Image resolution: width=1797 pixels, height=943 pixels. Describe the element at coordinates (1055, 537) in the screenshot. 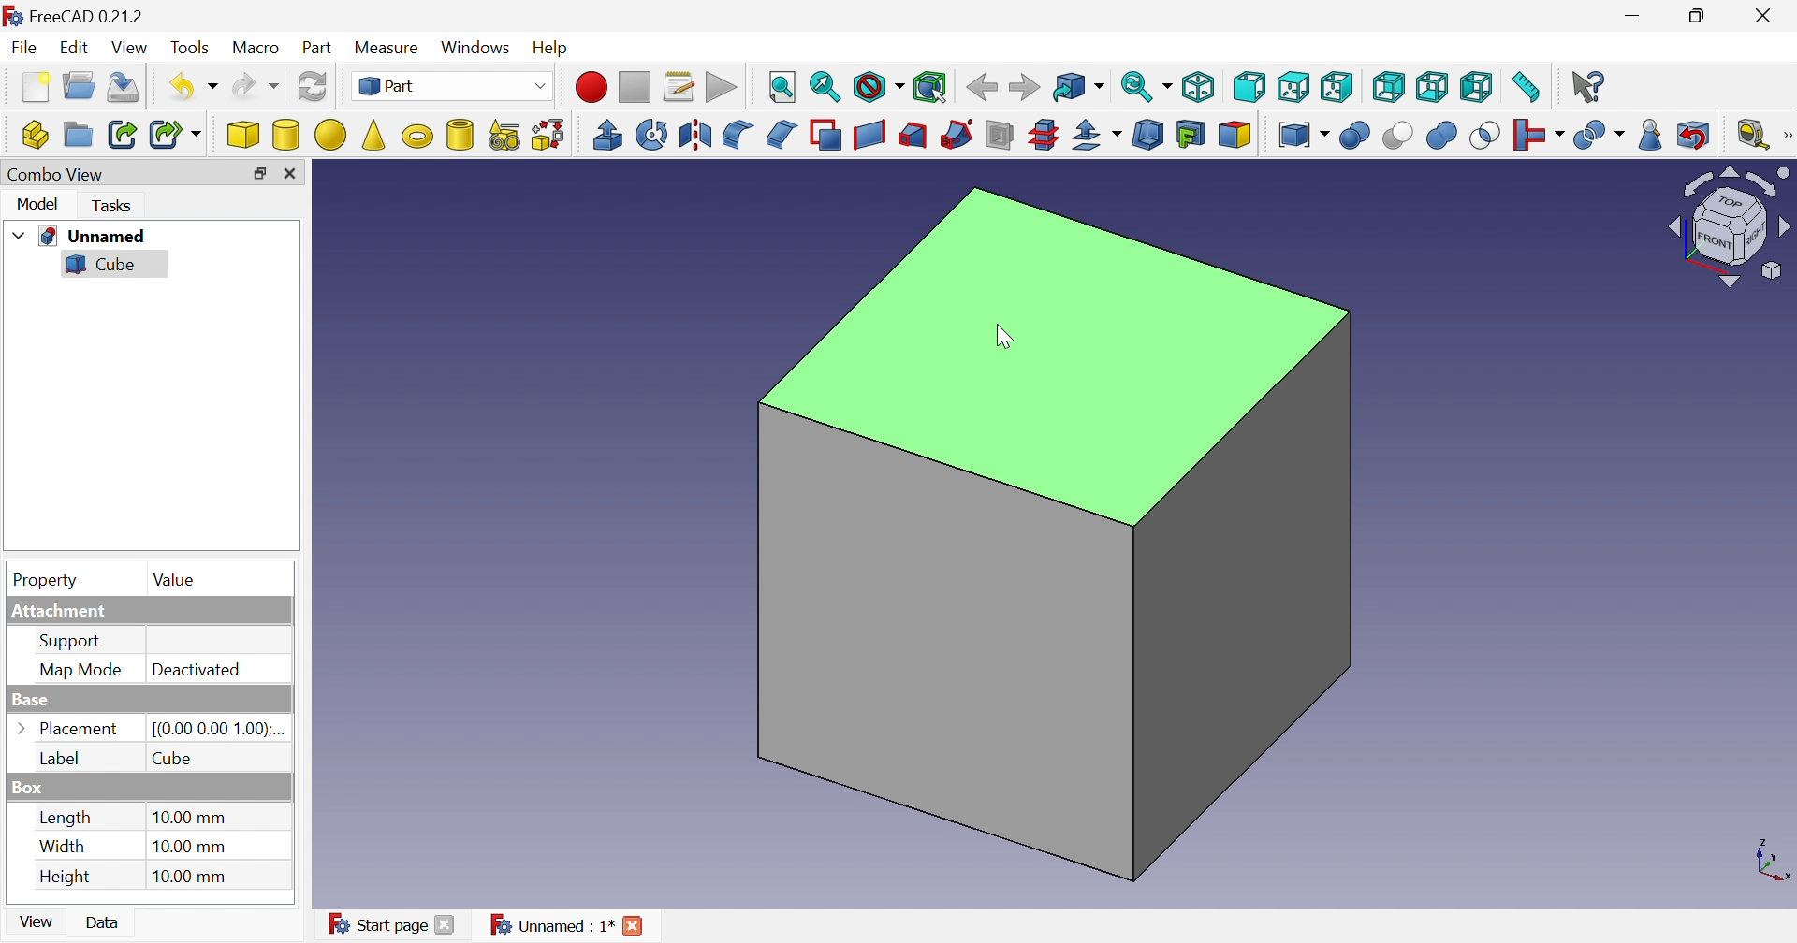

I see `Cube` at that location.